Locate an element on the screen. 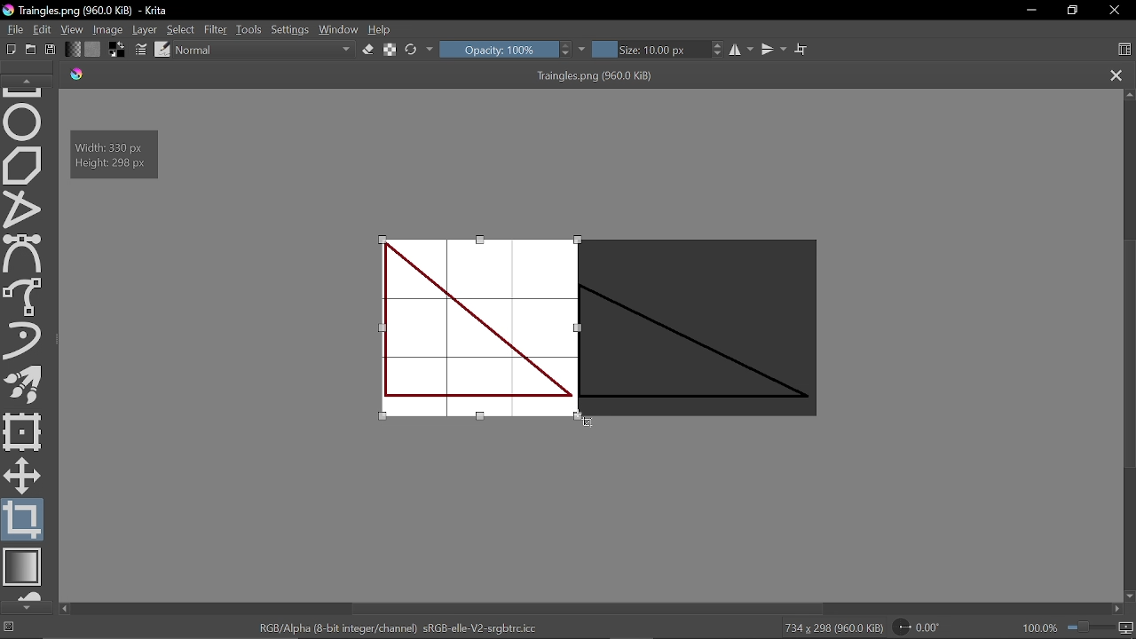 Image resolution: width=1136 pixels, height=639 pixels. Tools is located at coordinates (249, 29).